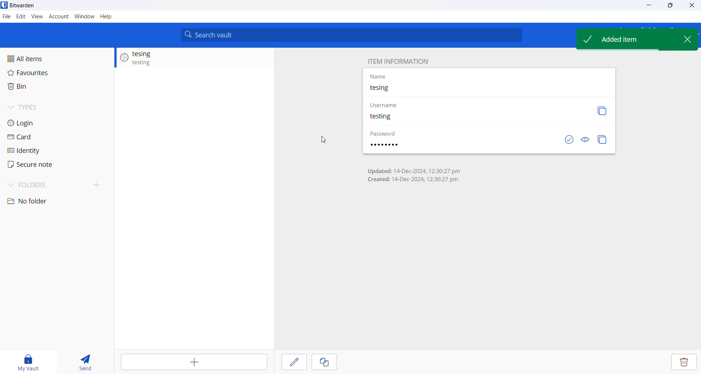  I want to click on favourites, so click(41, 75).